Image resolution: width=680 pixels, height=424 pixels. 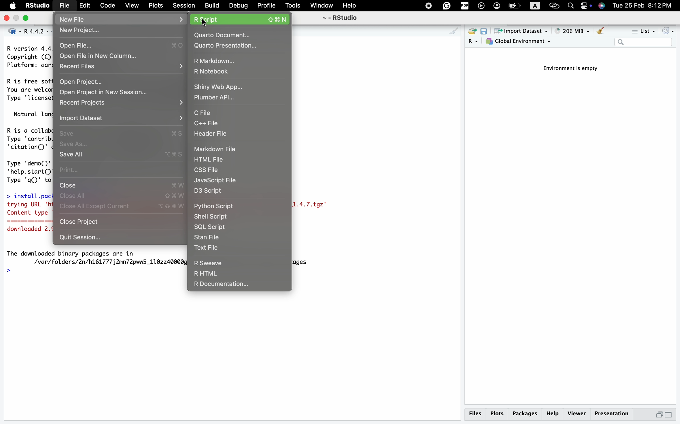 What do you see at coordinates (184, 5) in the screenshot?
I see `session` at bounding box center [184, 5].